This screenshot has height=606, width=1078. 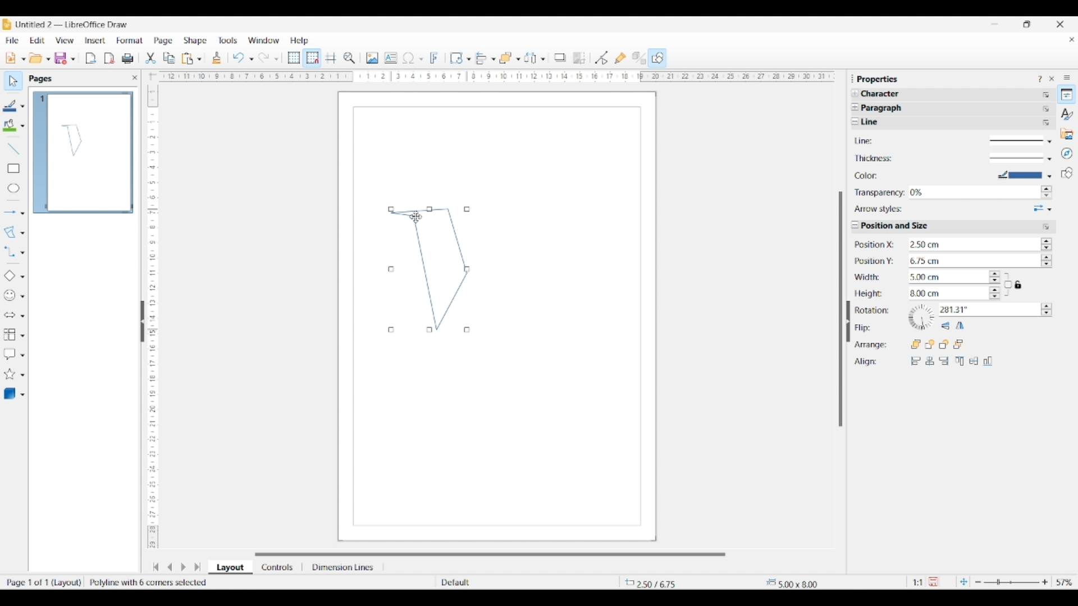 What do you see at coordinates (10, 374) in the screenshot?
I see `Selected star` at bounding box center [10, 374].